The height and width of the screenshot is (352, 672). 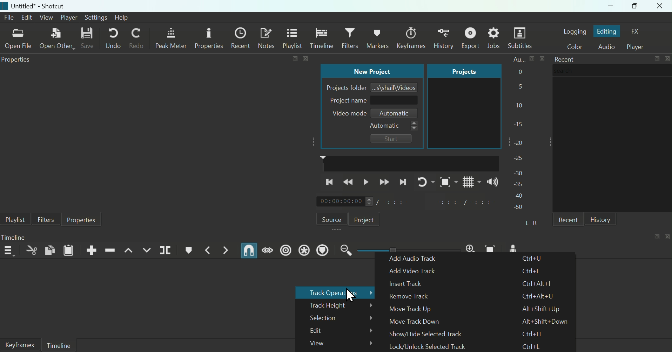 What do you see at coordinates (418, 309) in the screenshot?
I see `Move Track Up` at bounding box center [418, 309].